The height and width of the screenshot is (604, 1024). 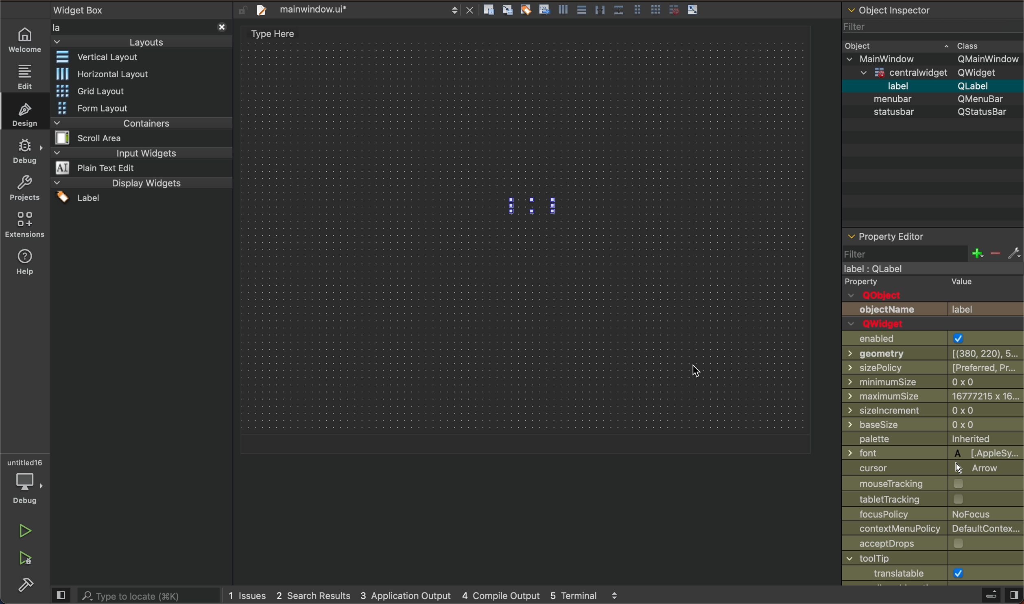 What do you see at coordinates (934, 469) in the screenshot?
I see `cursor` at bounding box center [934, 469].